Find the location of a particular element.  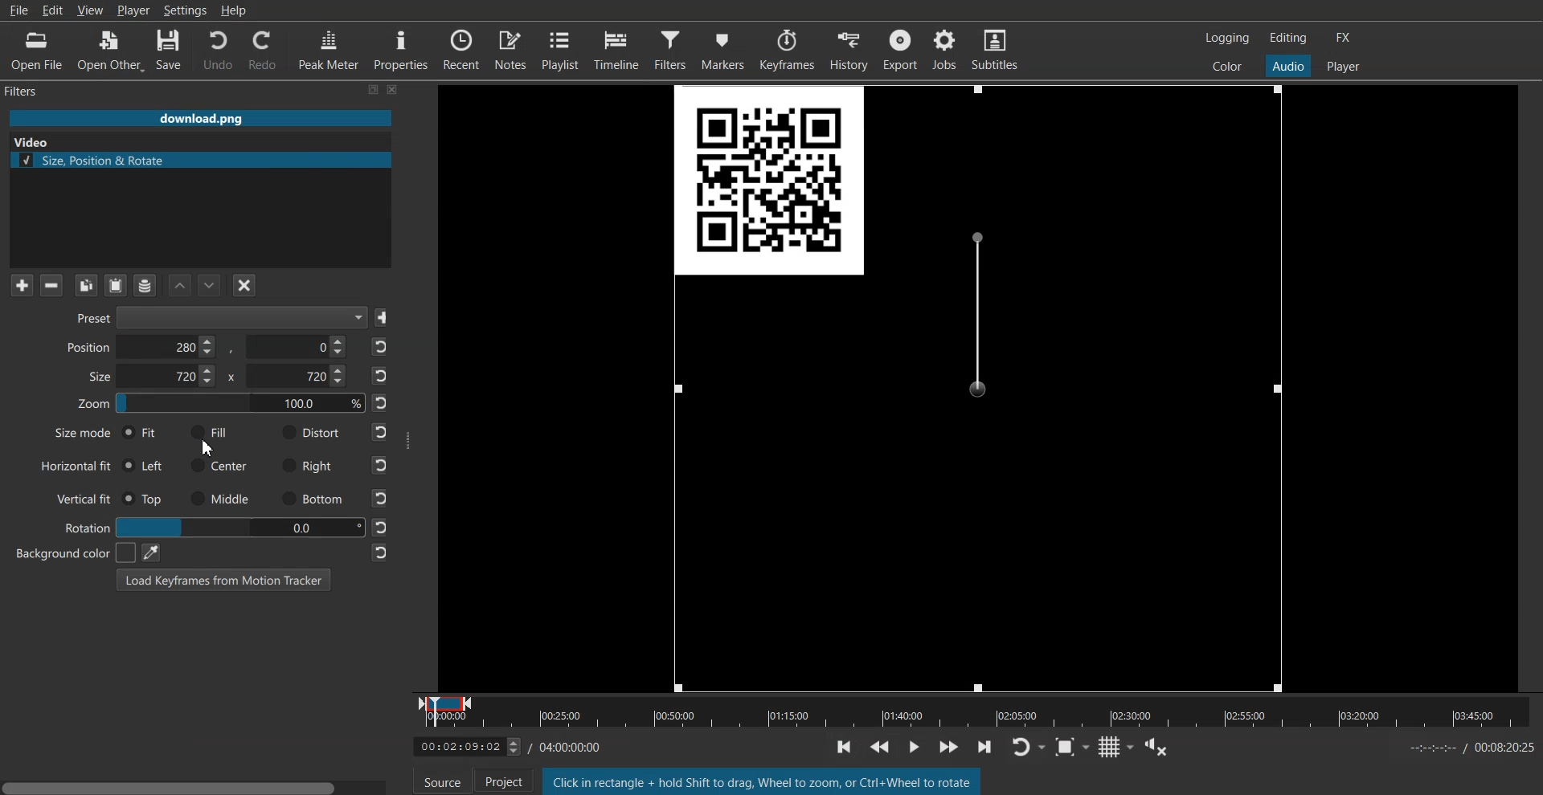

Middle is located at coordinates (221, 498).